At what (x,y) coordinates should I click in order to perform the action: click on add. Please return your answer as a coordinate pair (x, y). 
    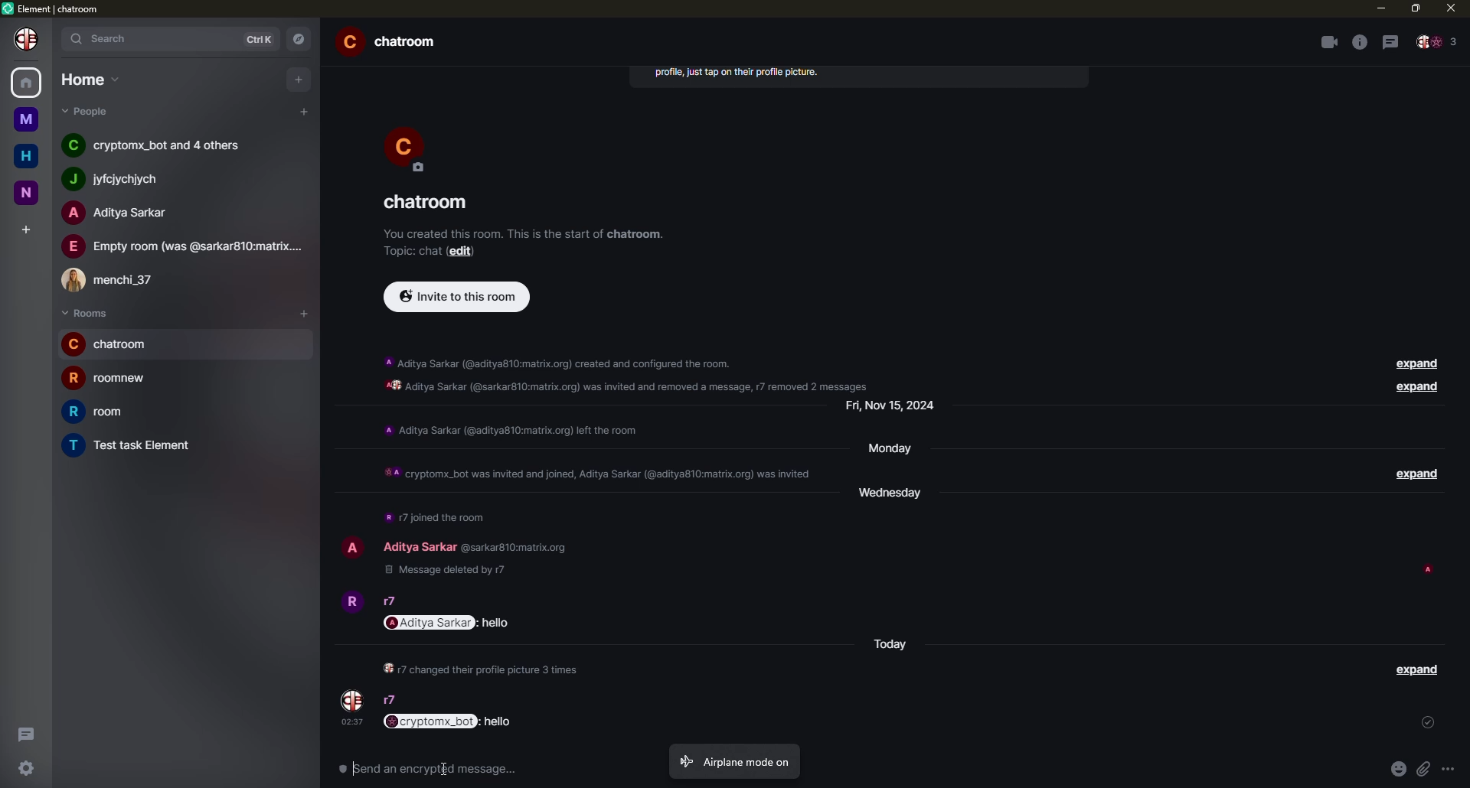
    Looking at the image, I should click on (24, 226).